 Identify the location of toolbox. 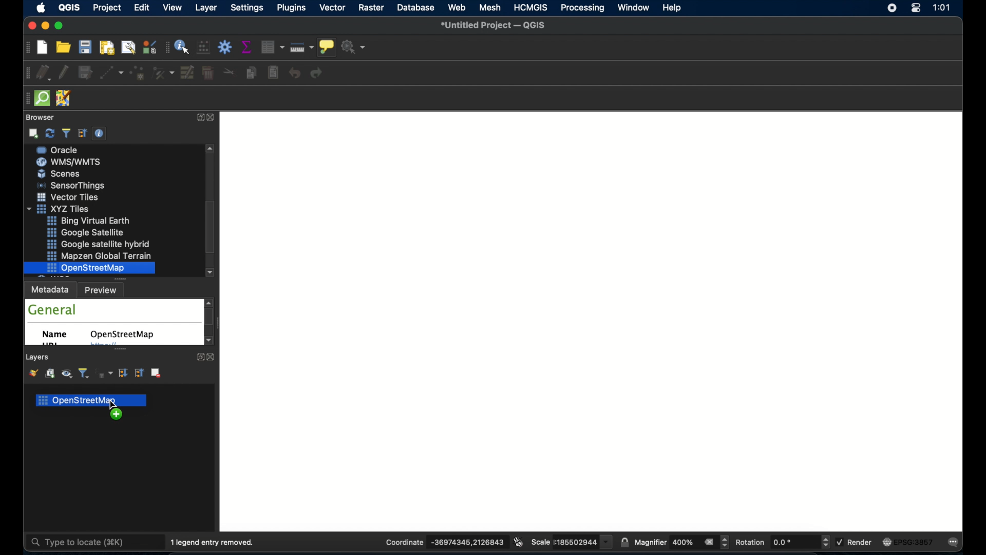
(225, 47).